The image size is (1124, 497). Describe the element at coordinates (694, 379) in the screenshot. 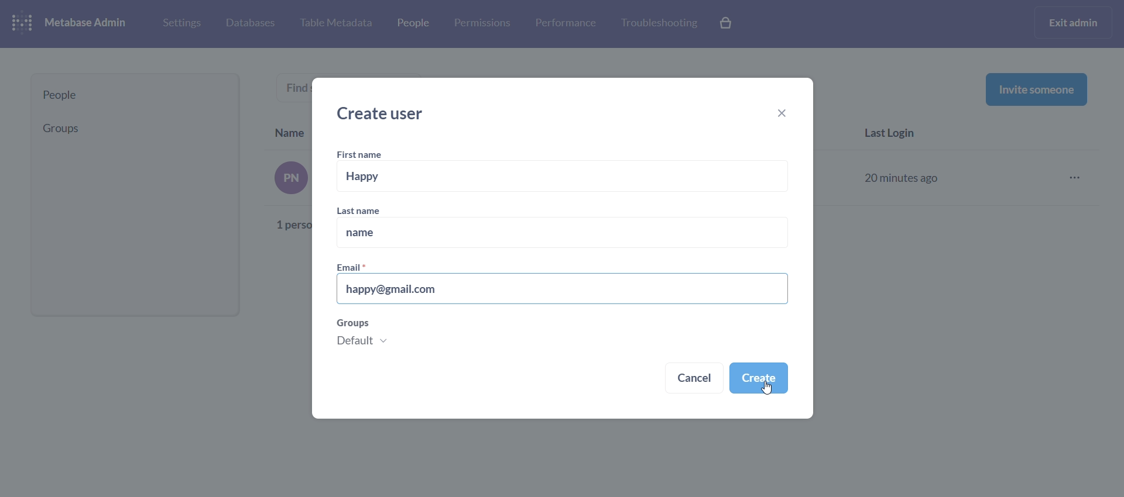

I see `cancel` at that location.